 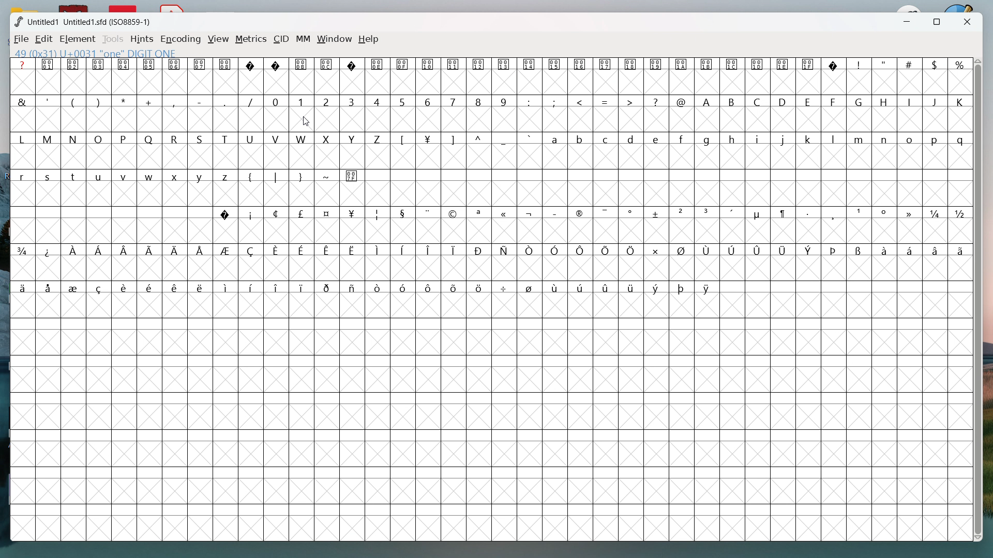 I want to click on symbol, so click(x=706, y=249).